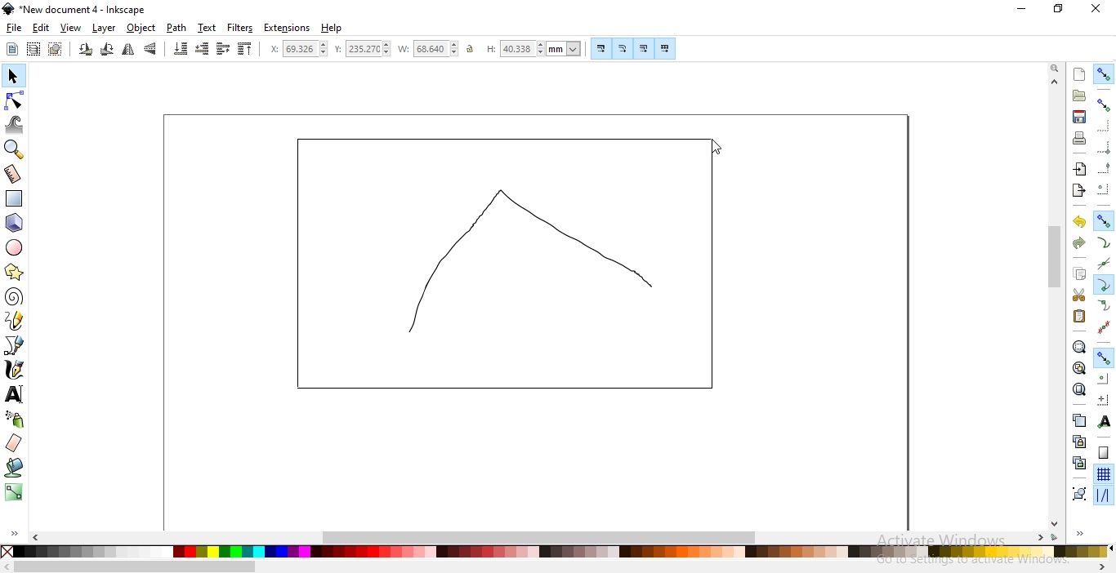 The image size is (1116, 573). I want to click on undo, so click(1078, 220).